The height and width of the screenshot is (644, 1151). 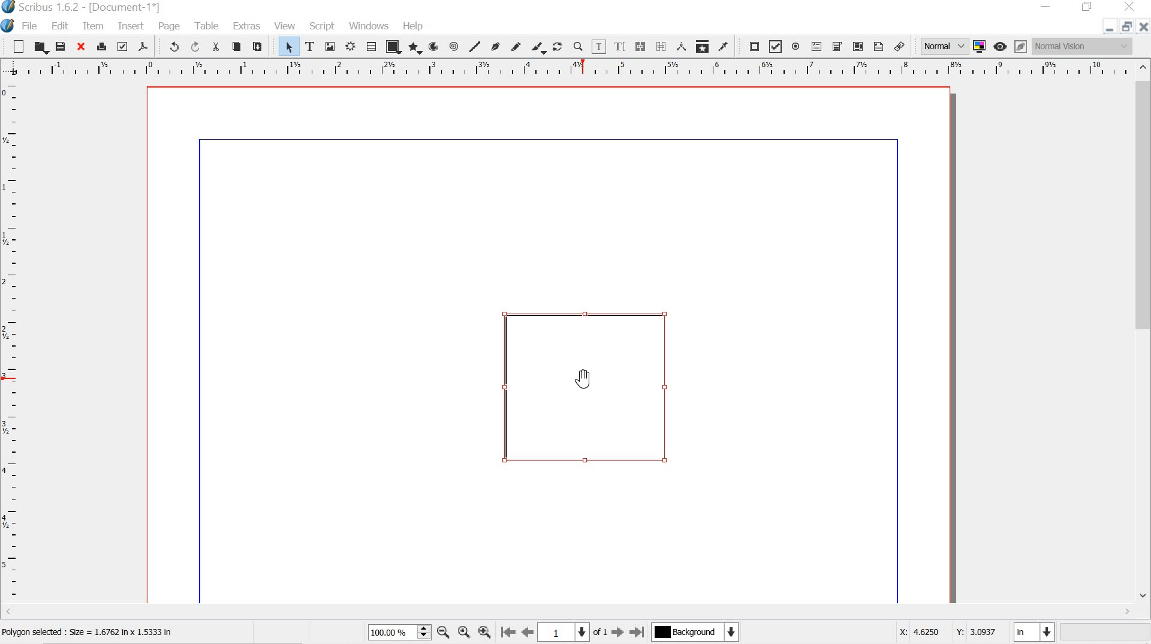 What do you see at coordinates (578, 46) in the screenshot?
I see `zoom in or out` at bounding box center [578, 46].